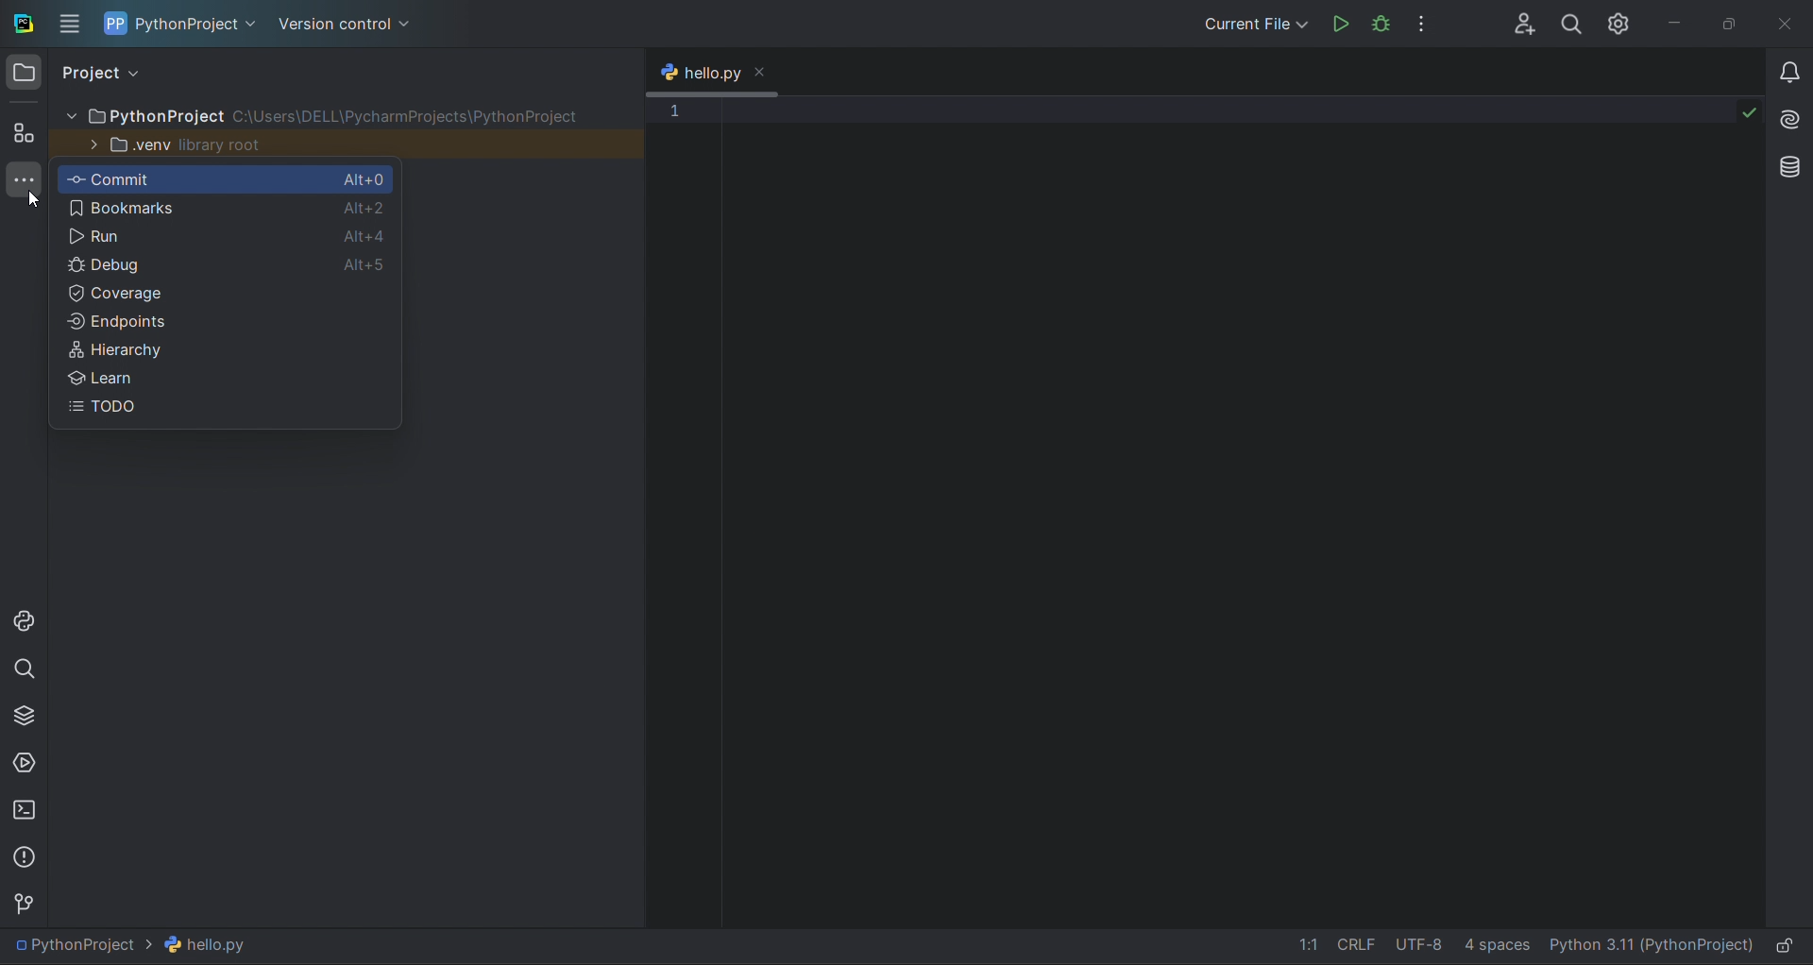 This screenshot has width=1813, height=965. Describe the element at coordinates (674, 111) in the screenshot. I see `1` at that location.